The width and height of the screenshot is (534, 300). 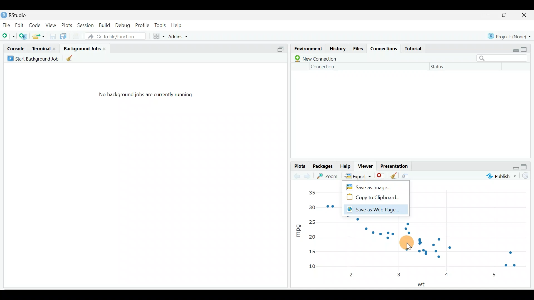 What do you see at coordinates (337, 49) in the screenshot?
I see `History` at bounding box center [337, 49].